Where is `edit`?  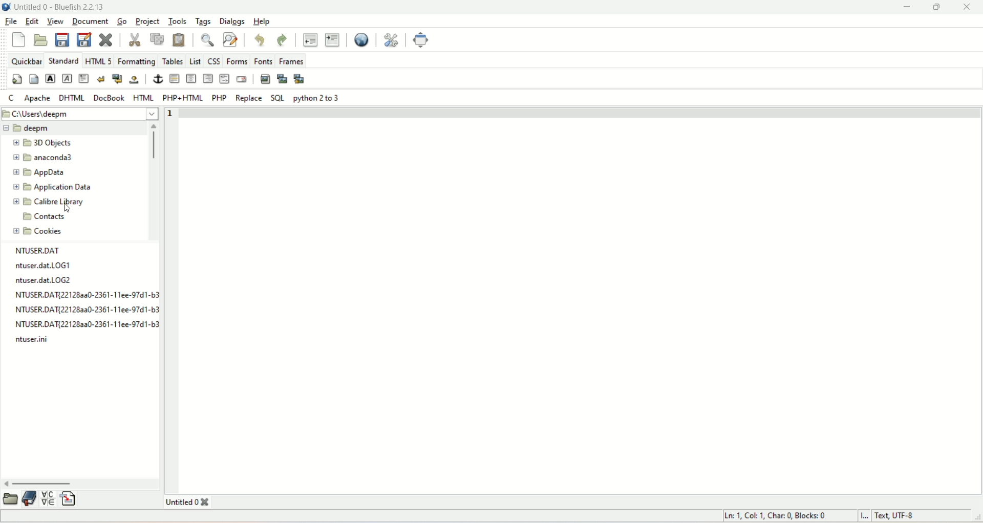 edit is located at coordinates (31, 21).